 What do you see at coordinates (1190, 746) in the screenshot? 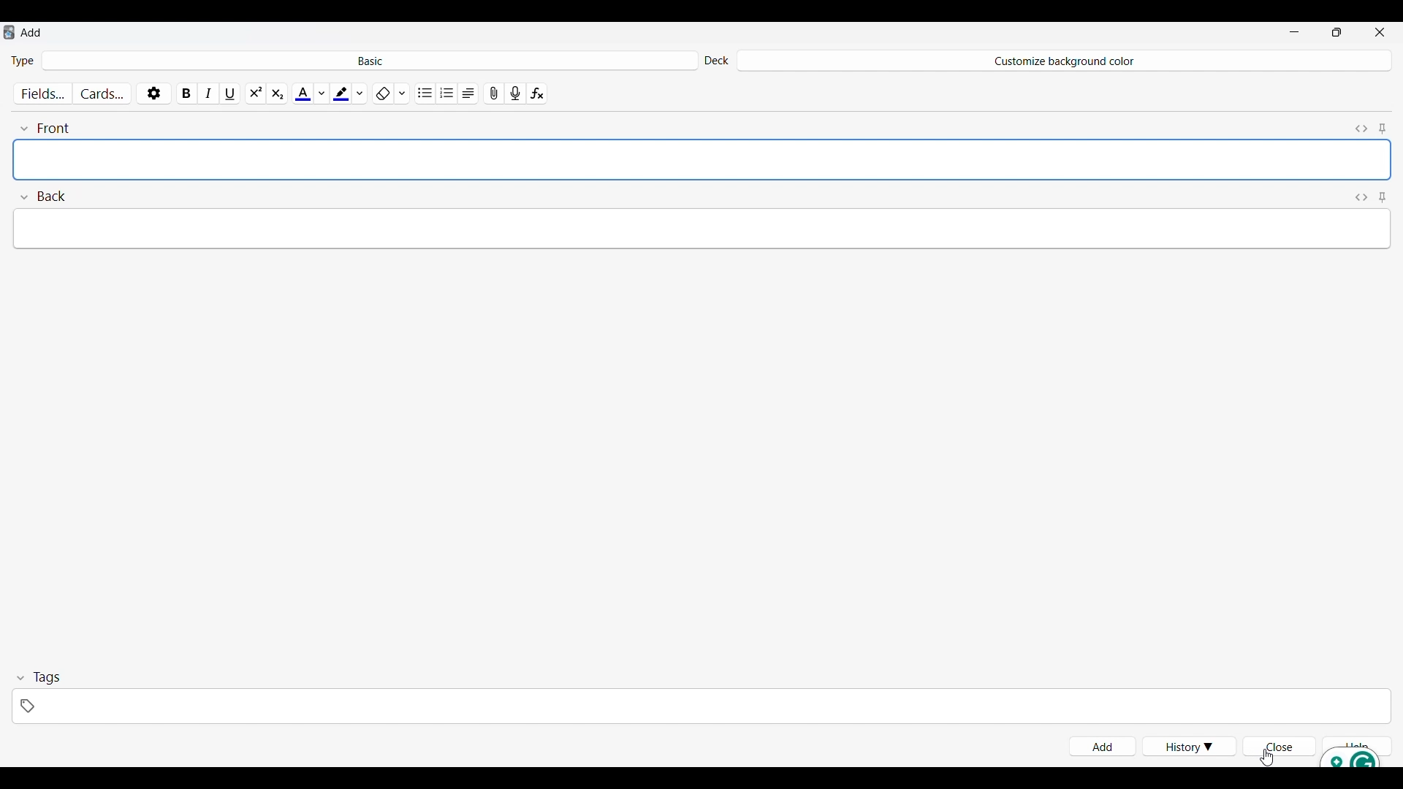
I see `` at bounding box center [1190, 746].